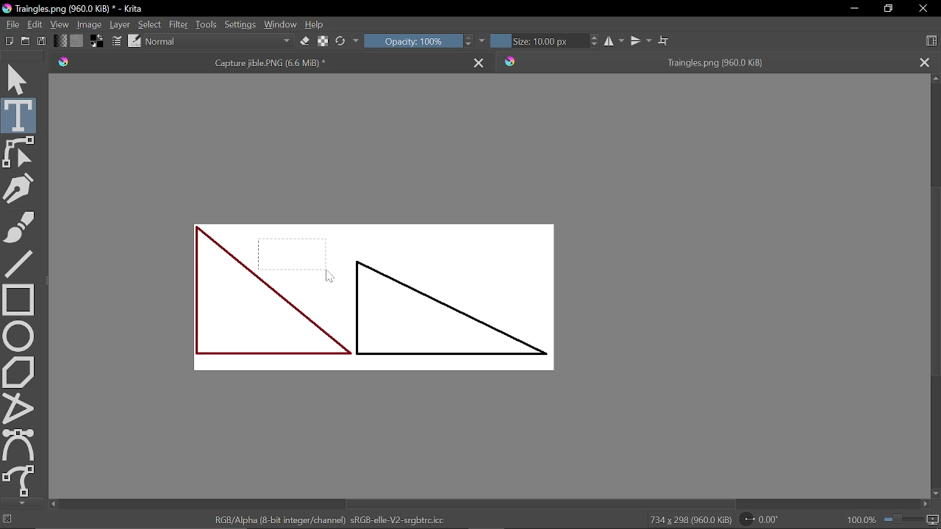 Image resolution: width=941 pixels, height=529 pixels. What do you see at coordinates (690, 521) in the screenshot?
I see `734 * 298 (960.0 Kib)` at bounding box center [690, 521].